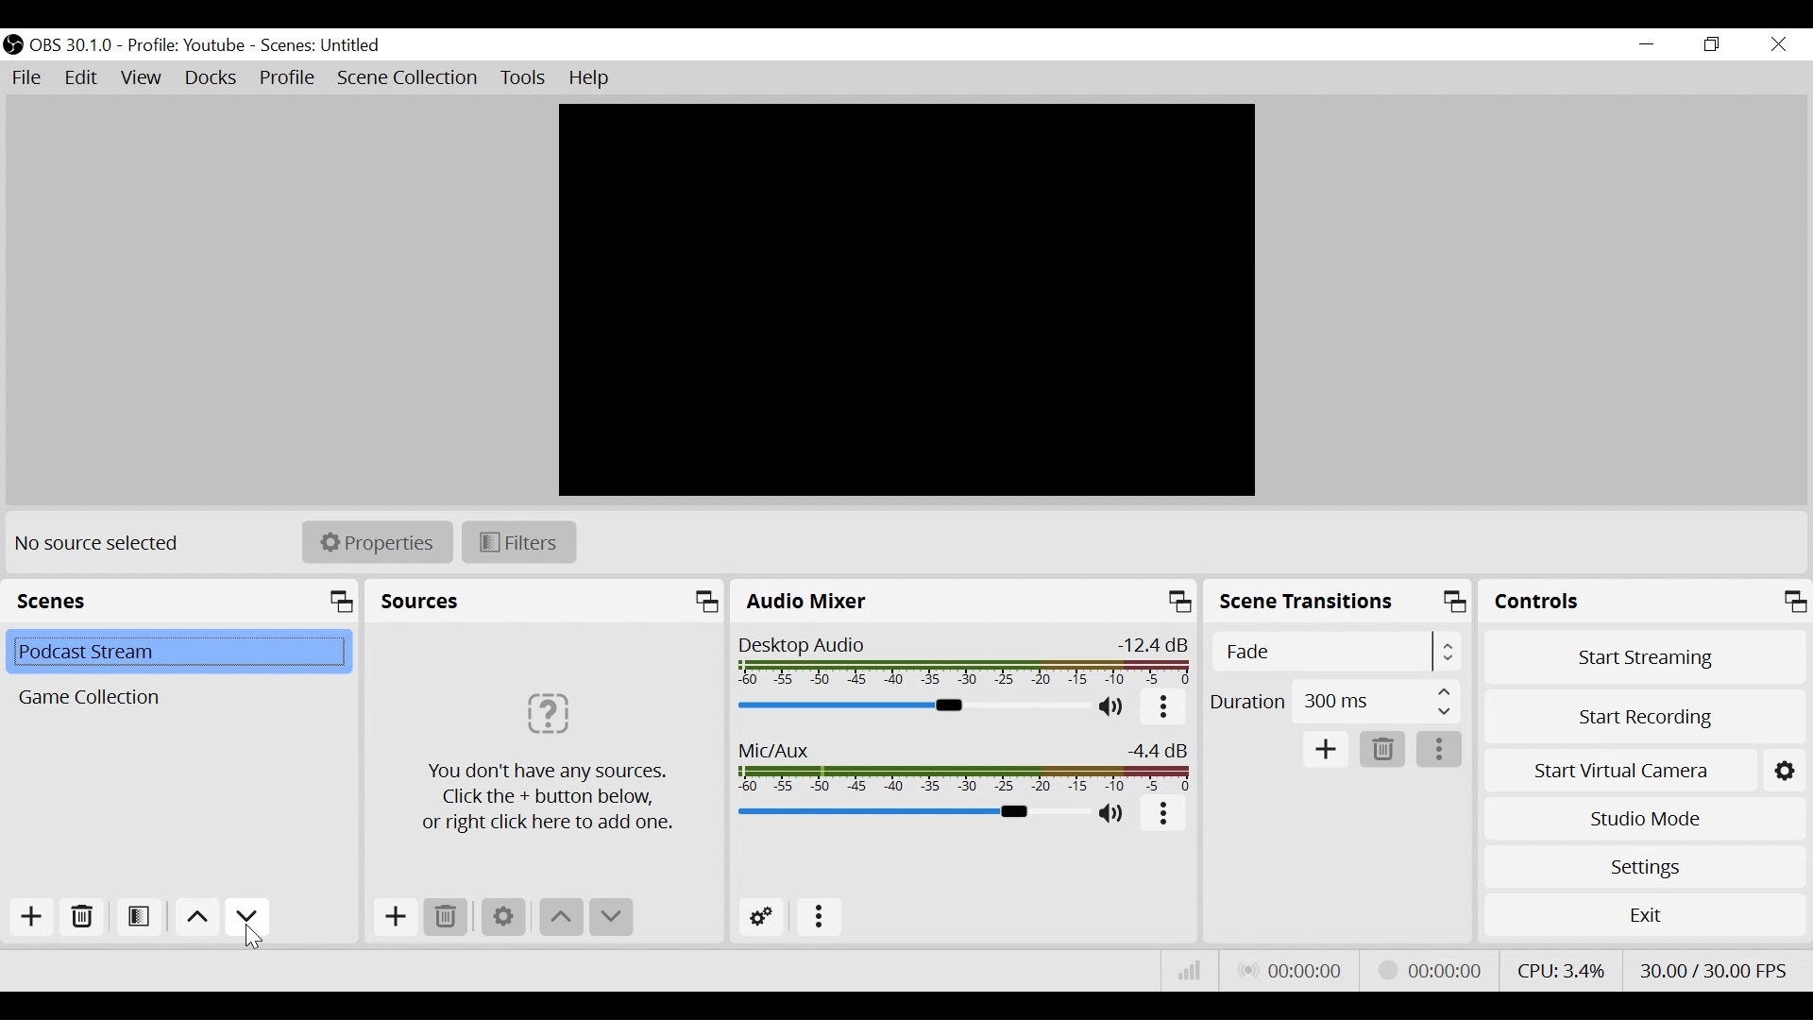 The image size is (1813, 1020). What do you see at coordinates (1426, 969) in the screenshot?
I see `Streaming Status` at bounding box center [1426, 969].